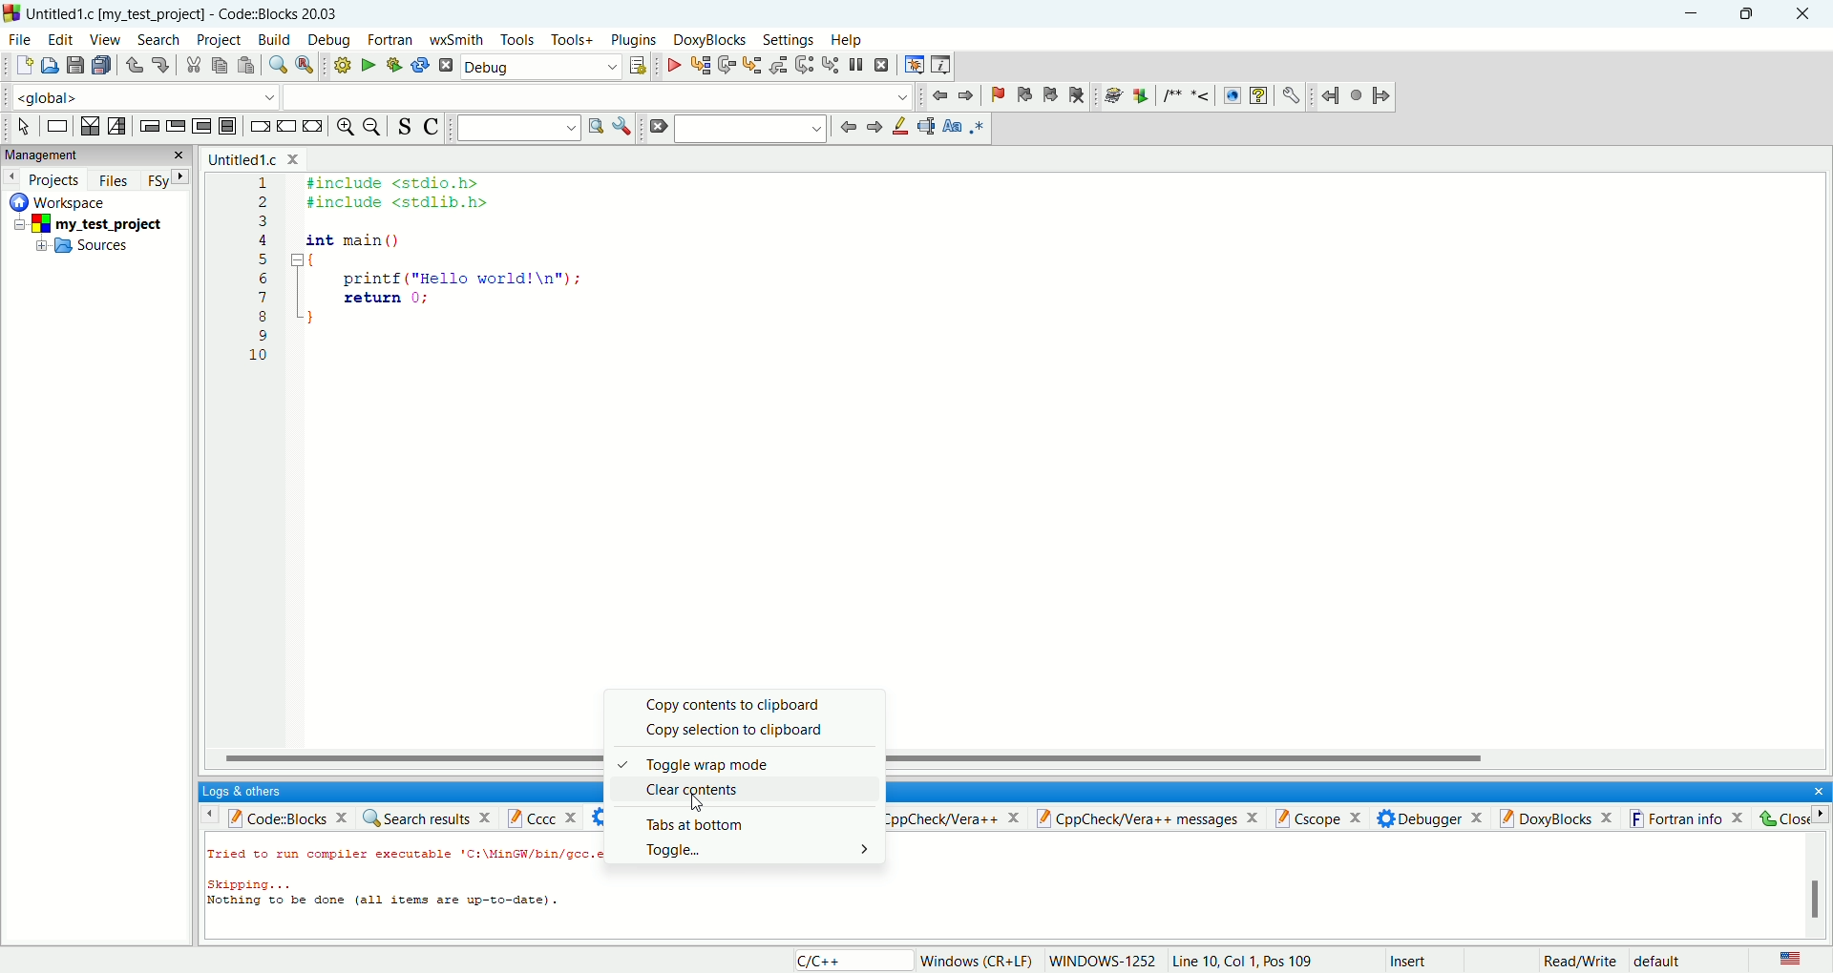 The image size is (1833, 973). Describe the element at coordinates (139, 95) in the screenshot. I see `global` at that location.